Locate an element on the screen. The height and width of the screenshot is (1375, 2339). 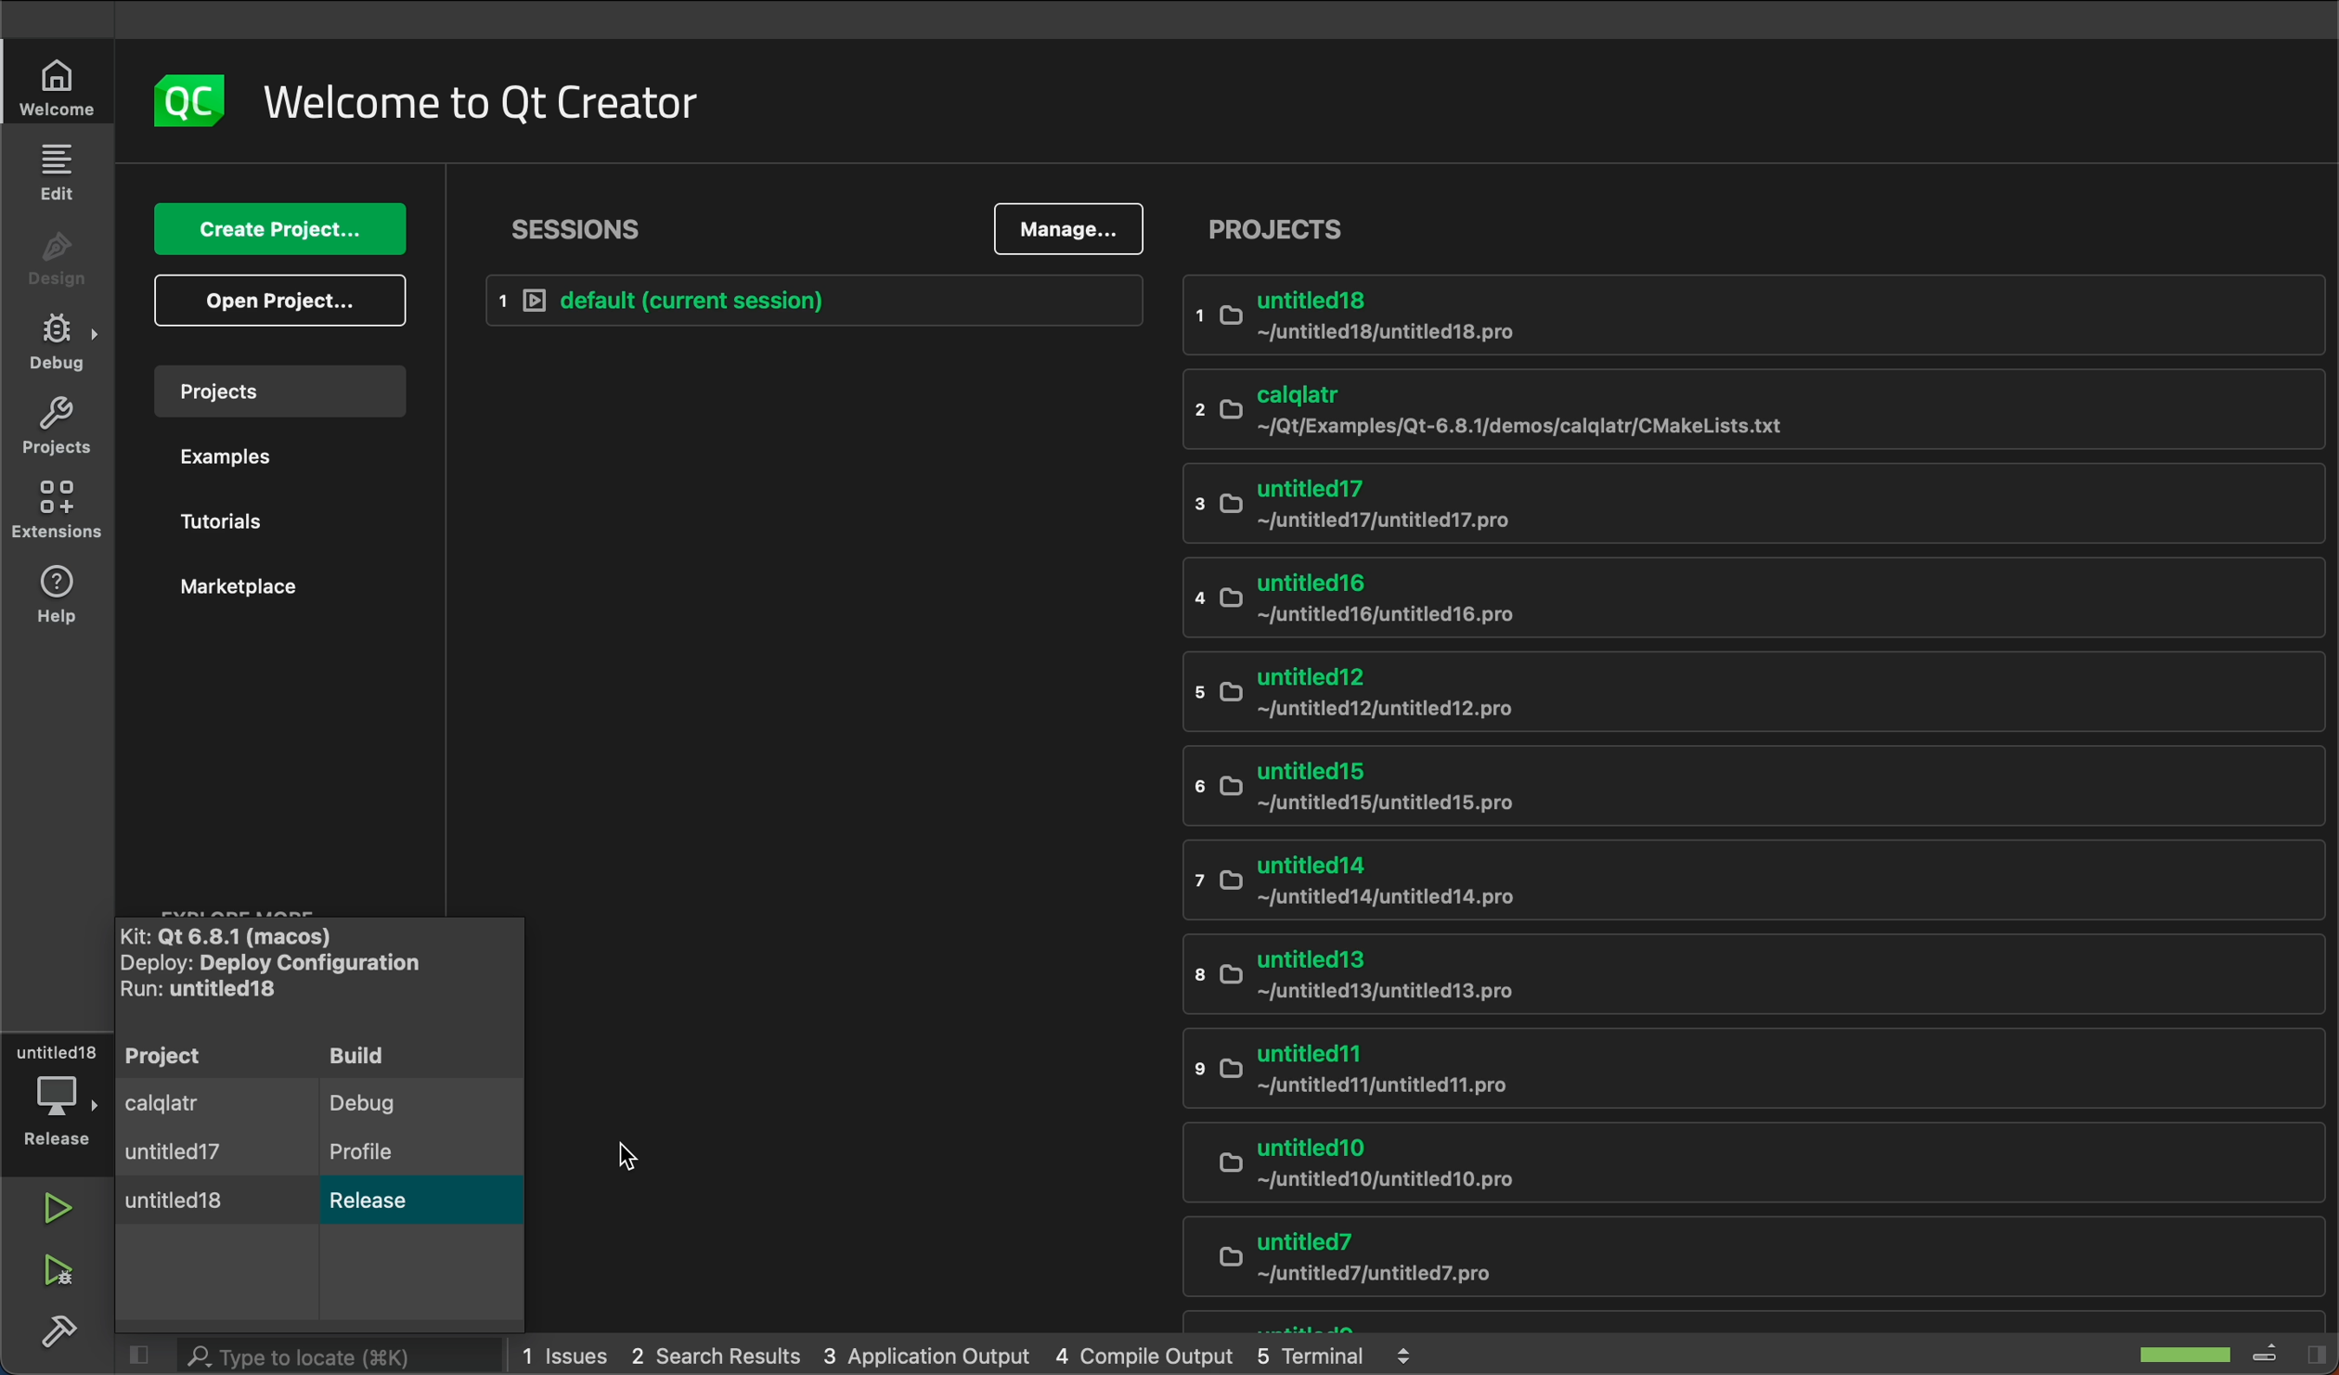
projects is located at coordinates (60, 423).